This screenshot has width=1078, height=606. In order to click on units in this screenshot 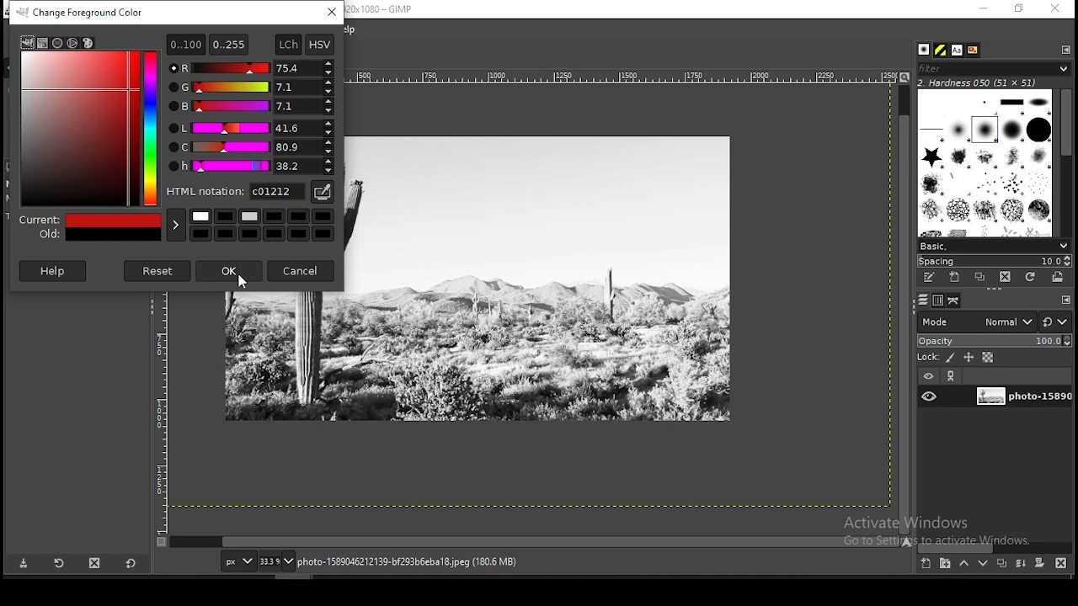, I will do `click(237, 560)`.